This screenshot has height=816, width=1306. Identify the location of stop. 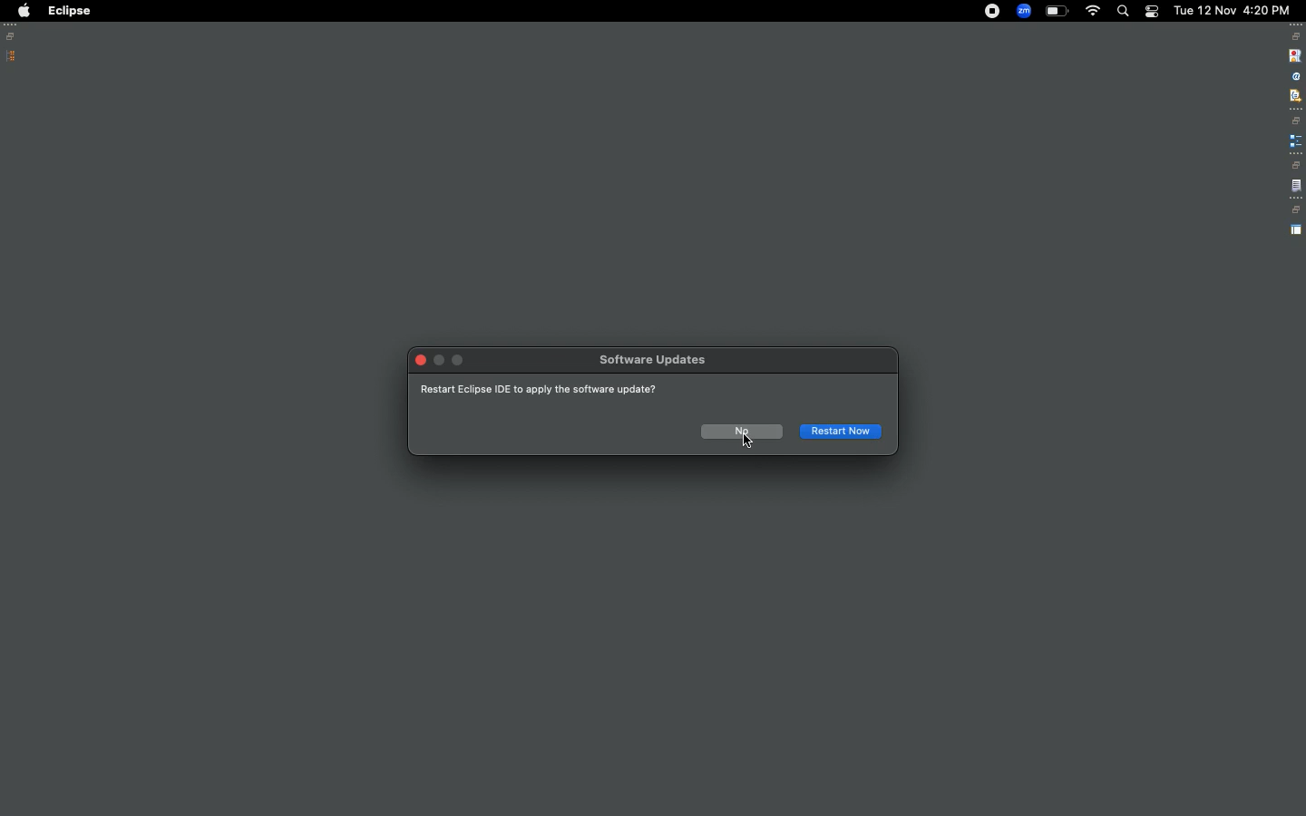
(1293, 54).